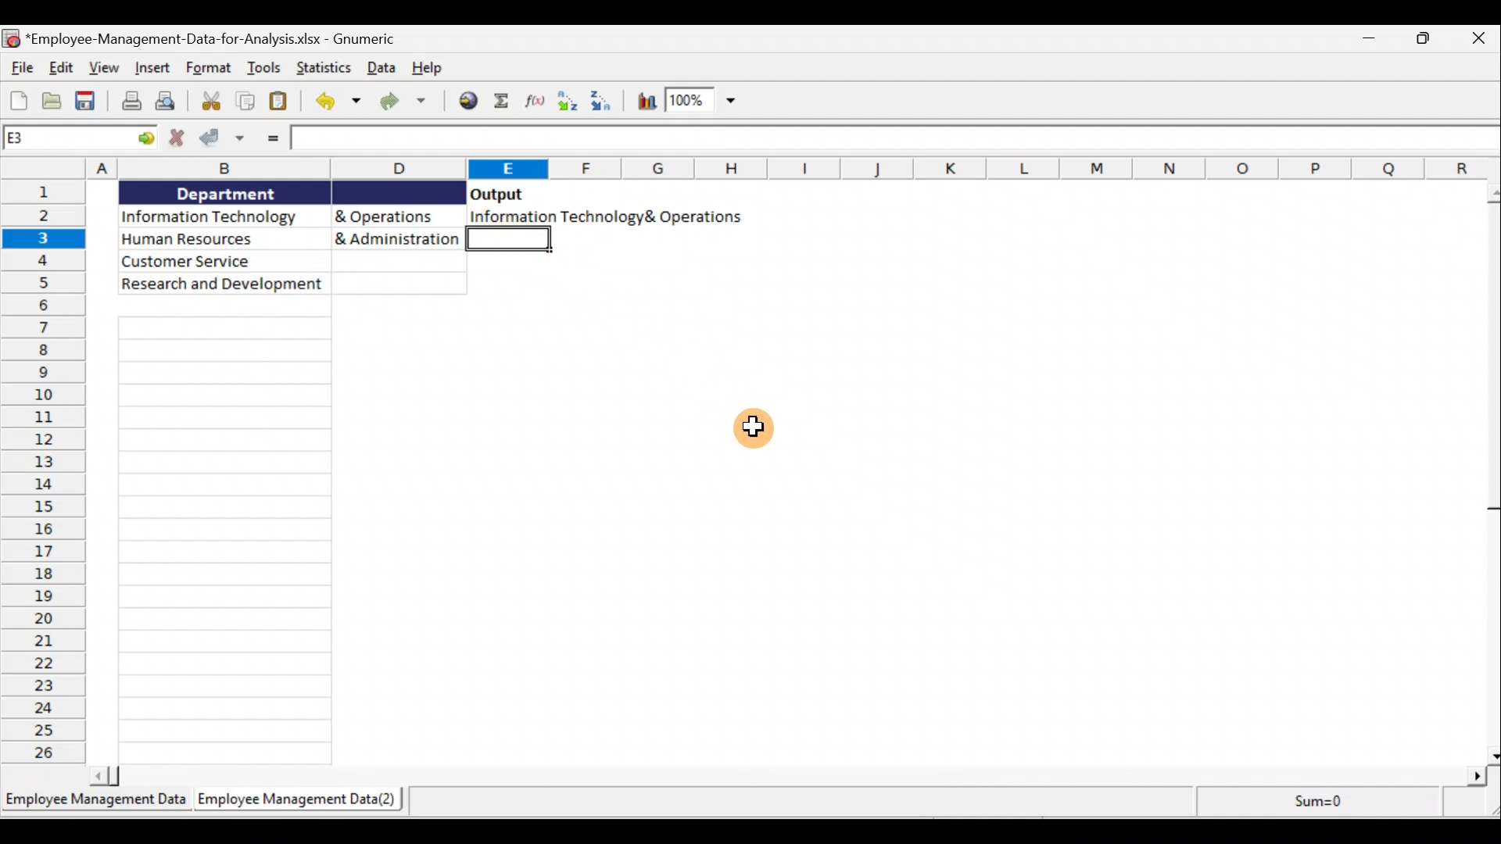 This screenshot has height=844, width=1501. Describe the element at coordinates (104, 69) in the screenshot. I see `View` at that location.